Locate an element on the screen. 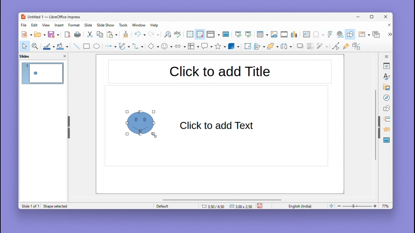 This screenshot has height=233, width=415. Double arrow is located at coordinates (180, 46).